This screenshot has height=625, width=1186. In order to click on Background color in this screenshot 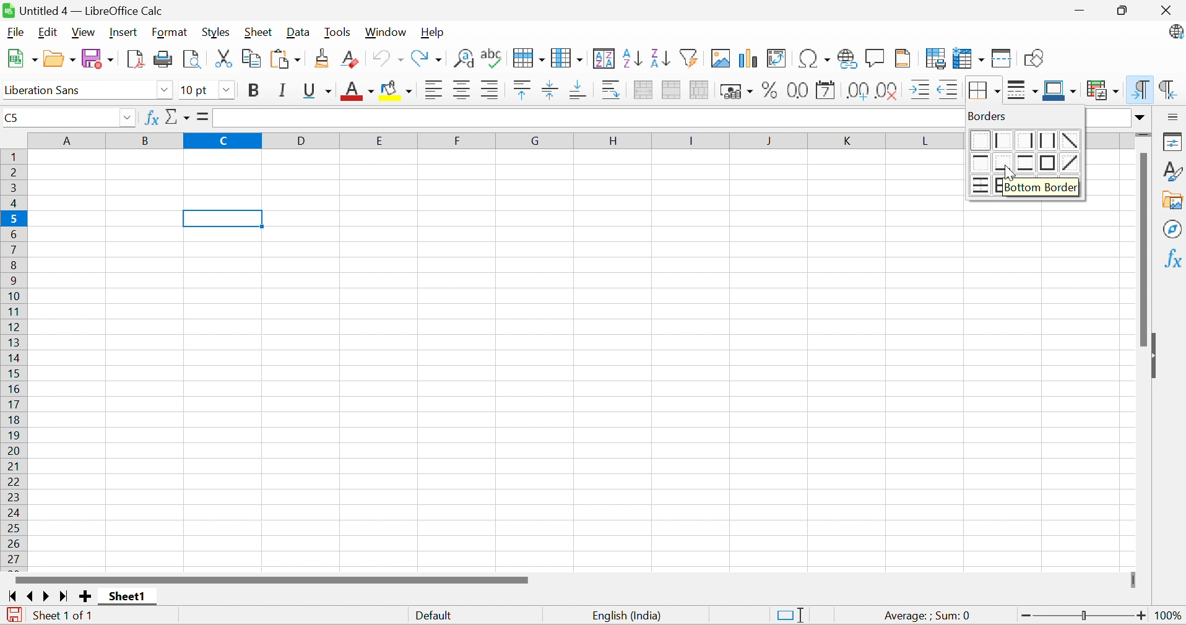, I will do `click(397, 91)`.